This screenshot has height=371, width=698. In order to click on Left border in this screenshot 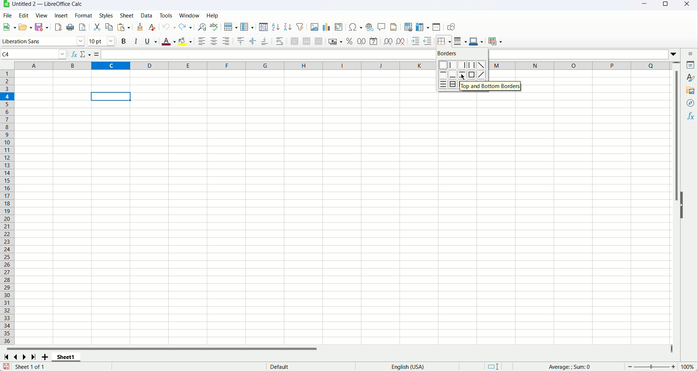, I will do `click(453, 65)`.